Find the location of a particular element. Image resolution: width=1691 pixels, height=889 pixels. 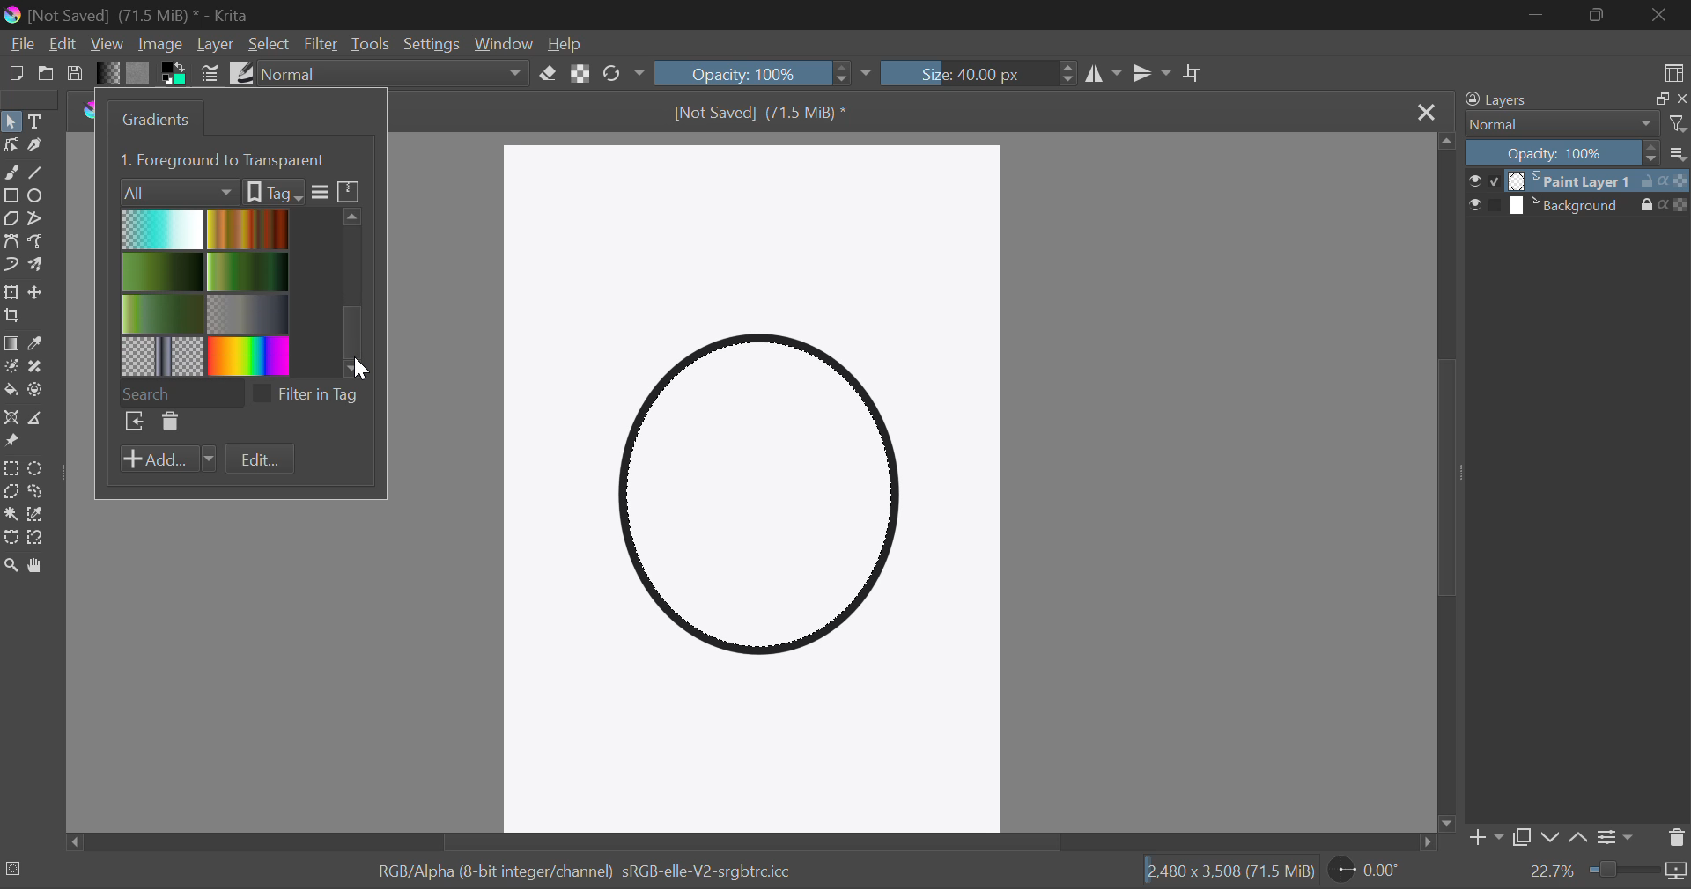

Blending Modes is located at coordinates (392, 72).